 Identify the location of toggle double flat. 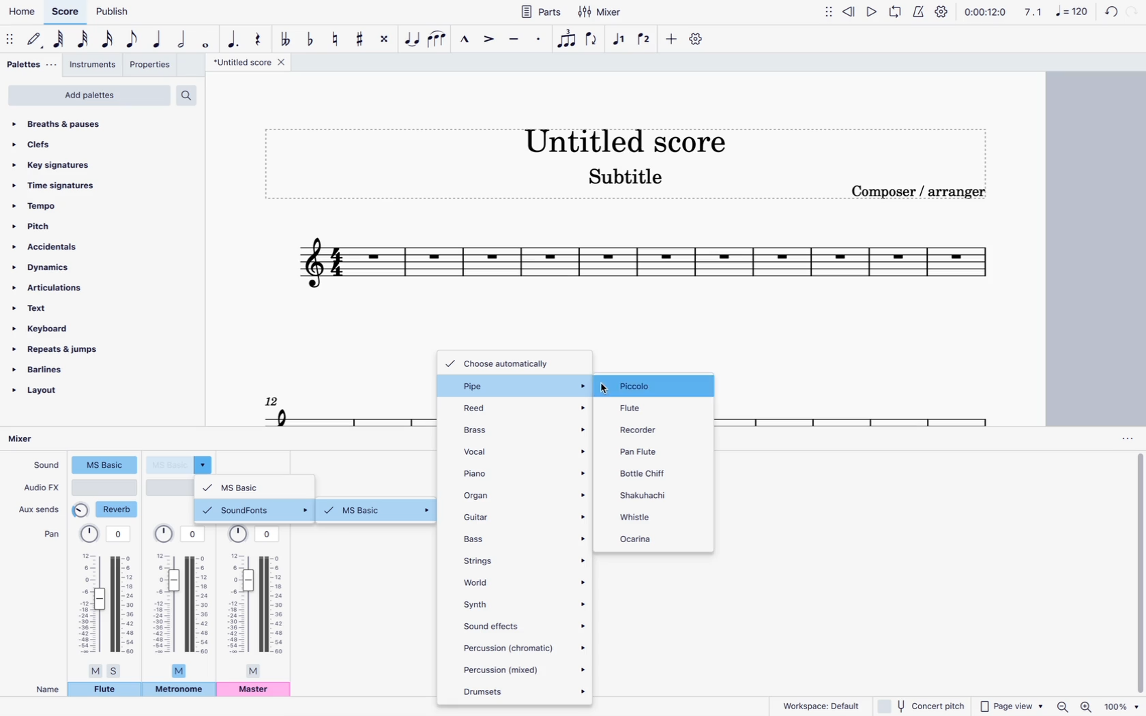
(284, 38).